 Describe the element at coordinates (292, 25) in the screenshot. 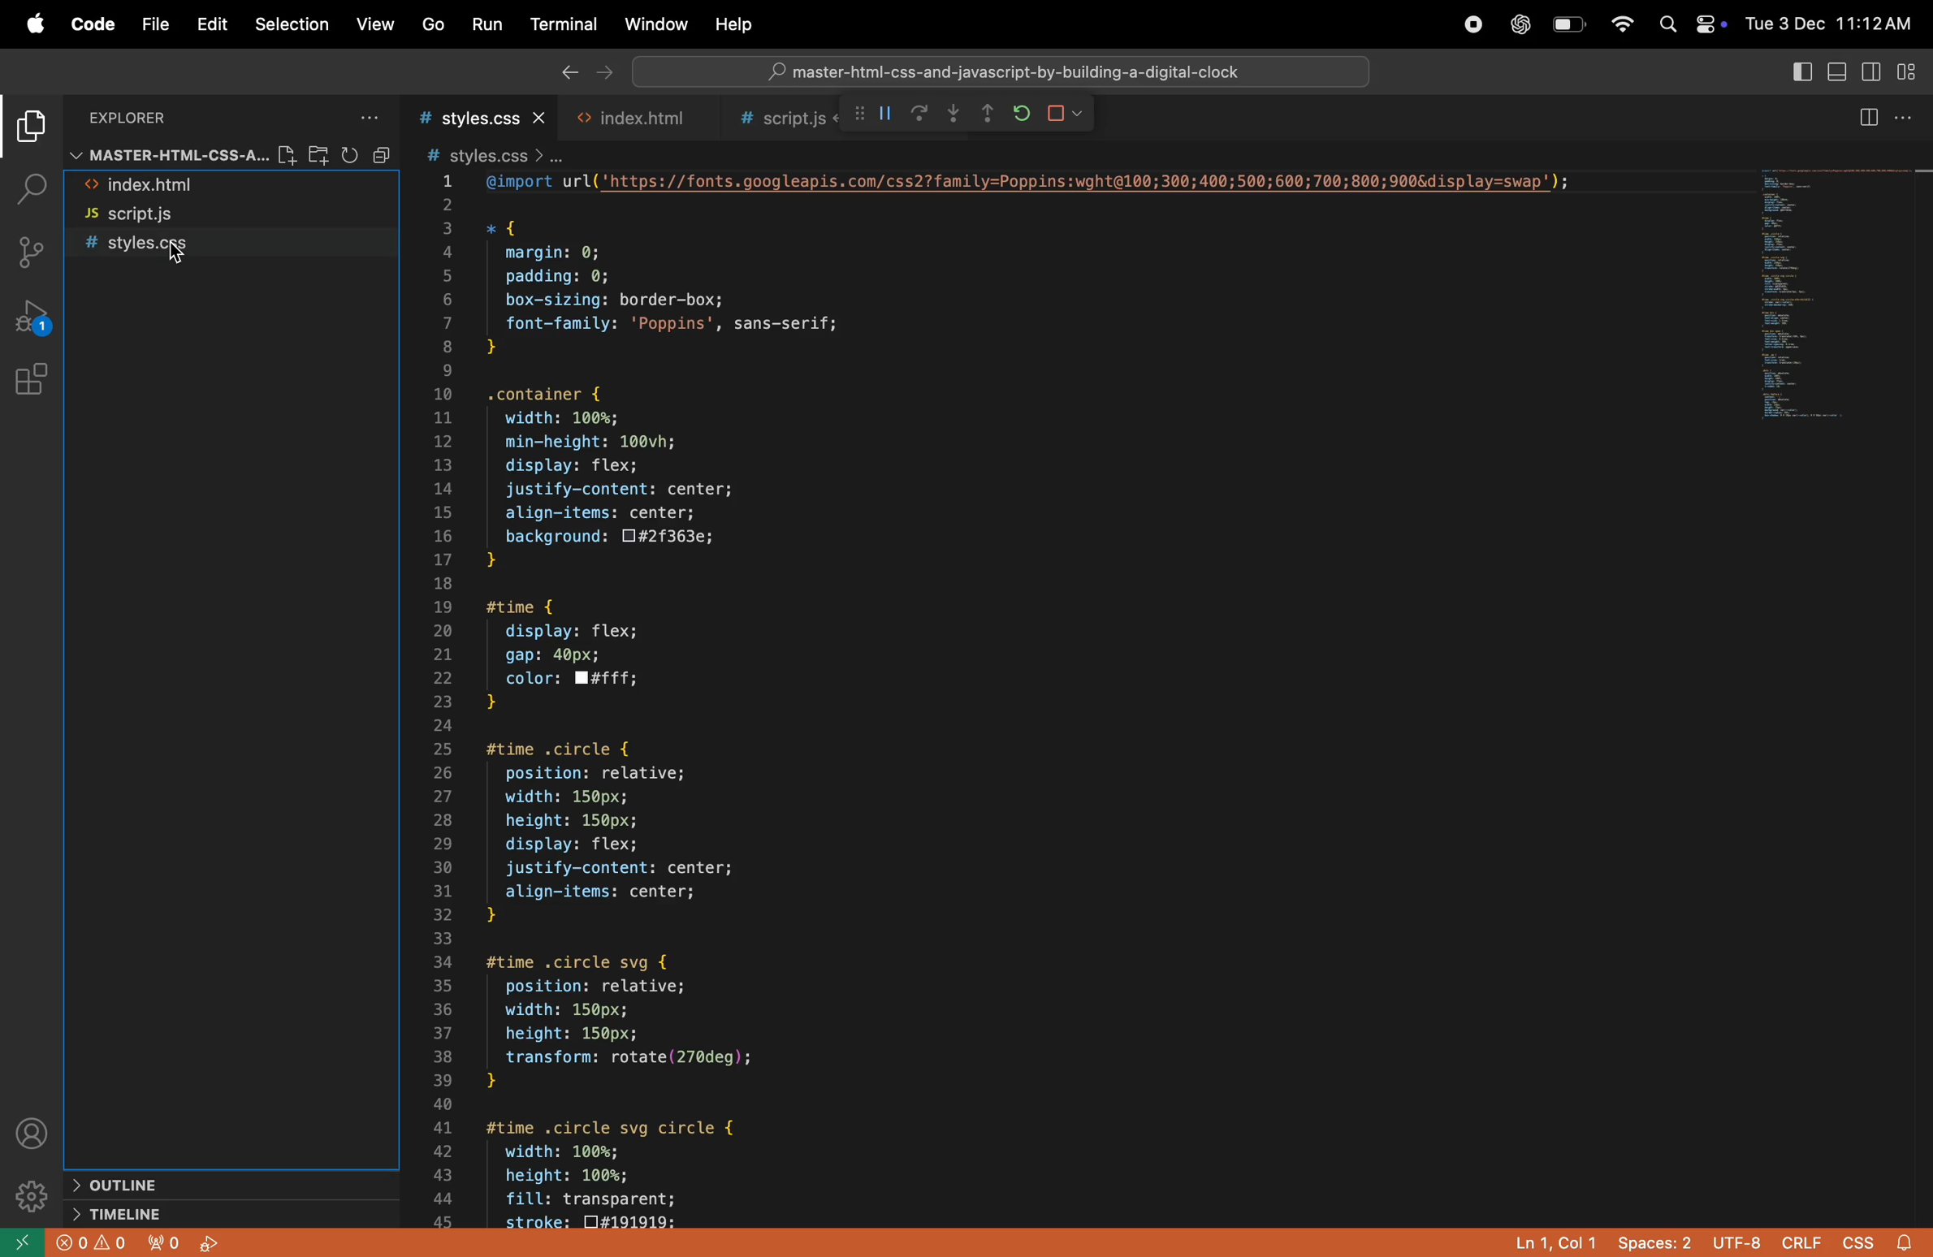

I see `selection` at that location.